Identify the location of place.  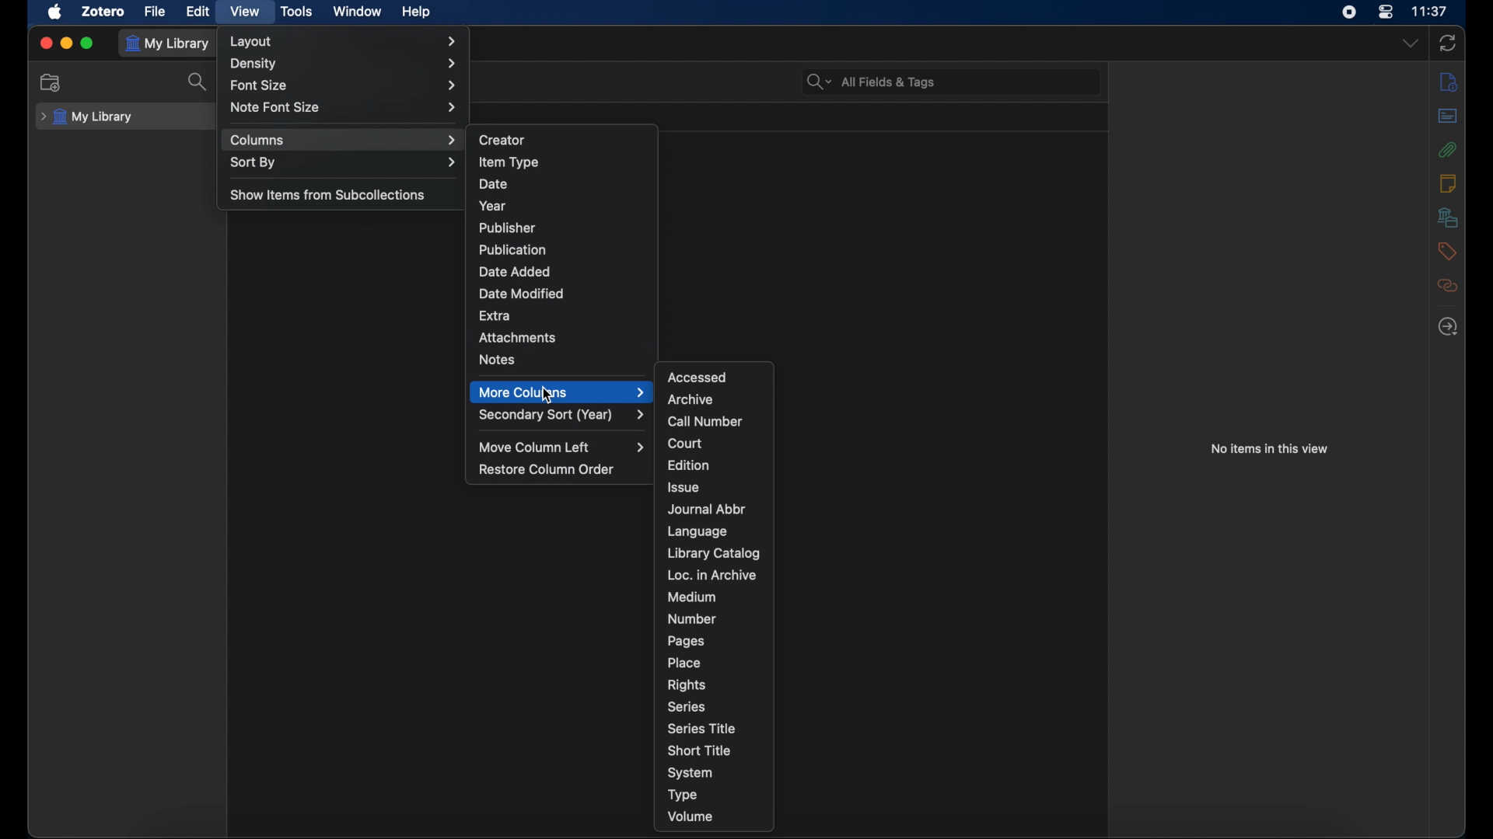
(686, 663).